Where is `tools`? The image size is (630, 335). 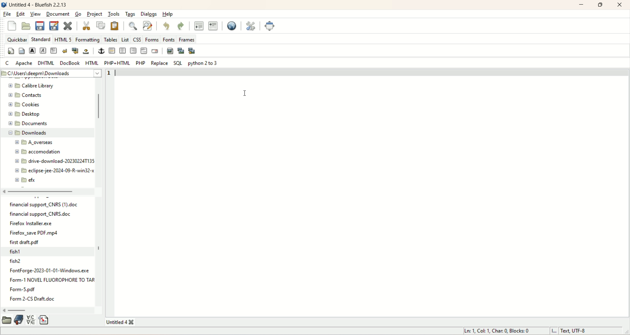 tools is located at coordinates (115, 14).